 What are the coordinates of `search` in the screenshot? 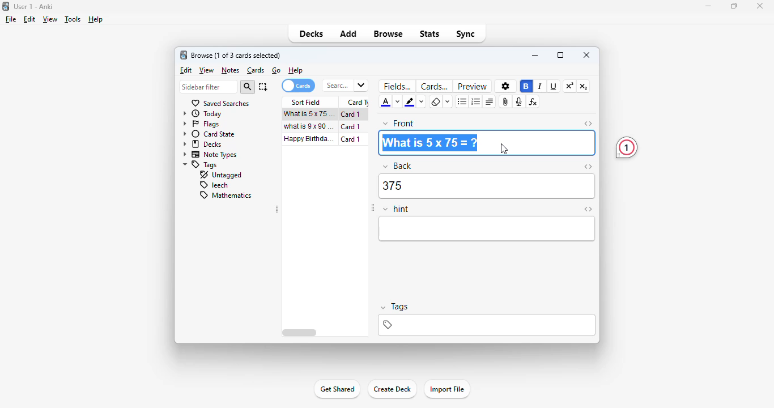 It's located at (346, 86).